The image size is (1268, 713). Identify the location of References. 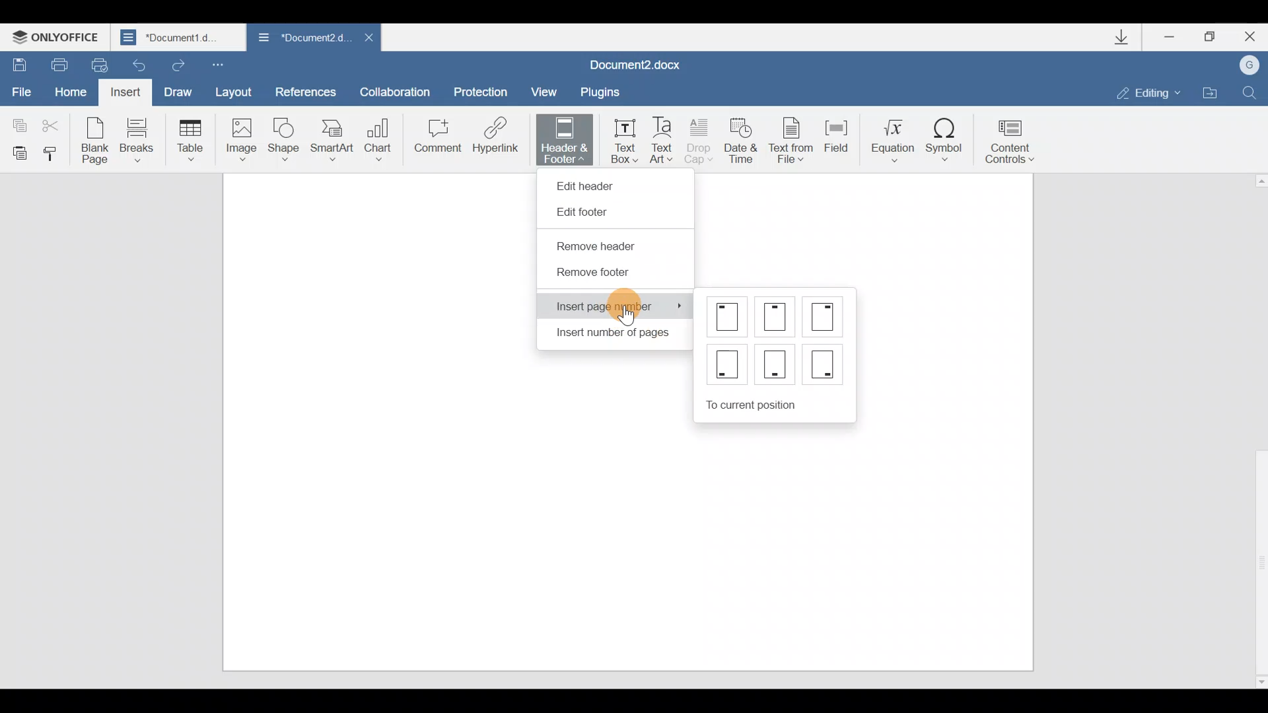
(306, 91).